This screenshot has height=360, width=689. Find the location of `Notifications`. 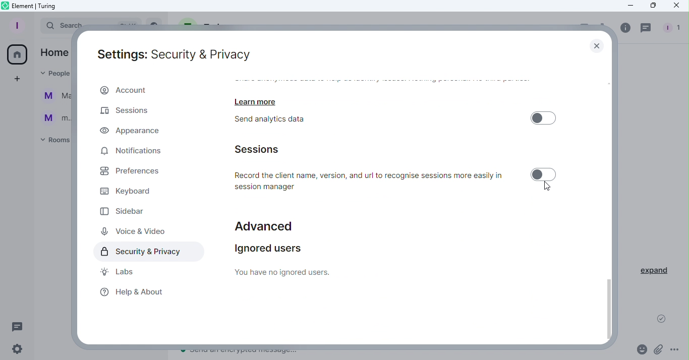

Notifications is located at coordinates (132, 152).